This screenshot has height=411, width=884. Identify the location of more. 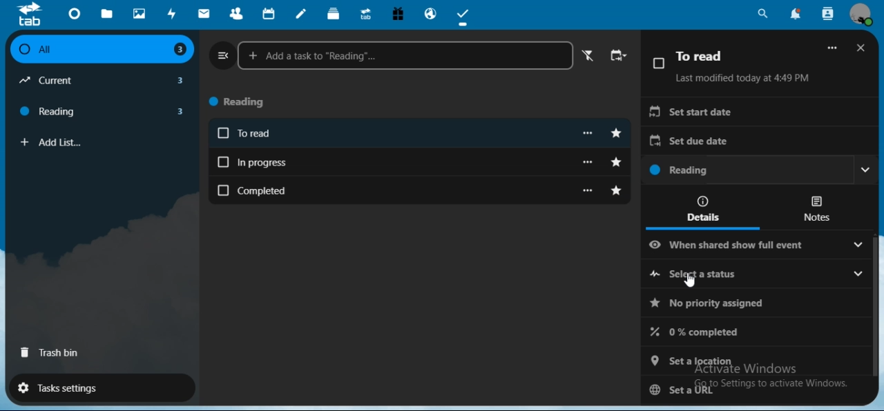
(590, 190).